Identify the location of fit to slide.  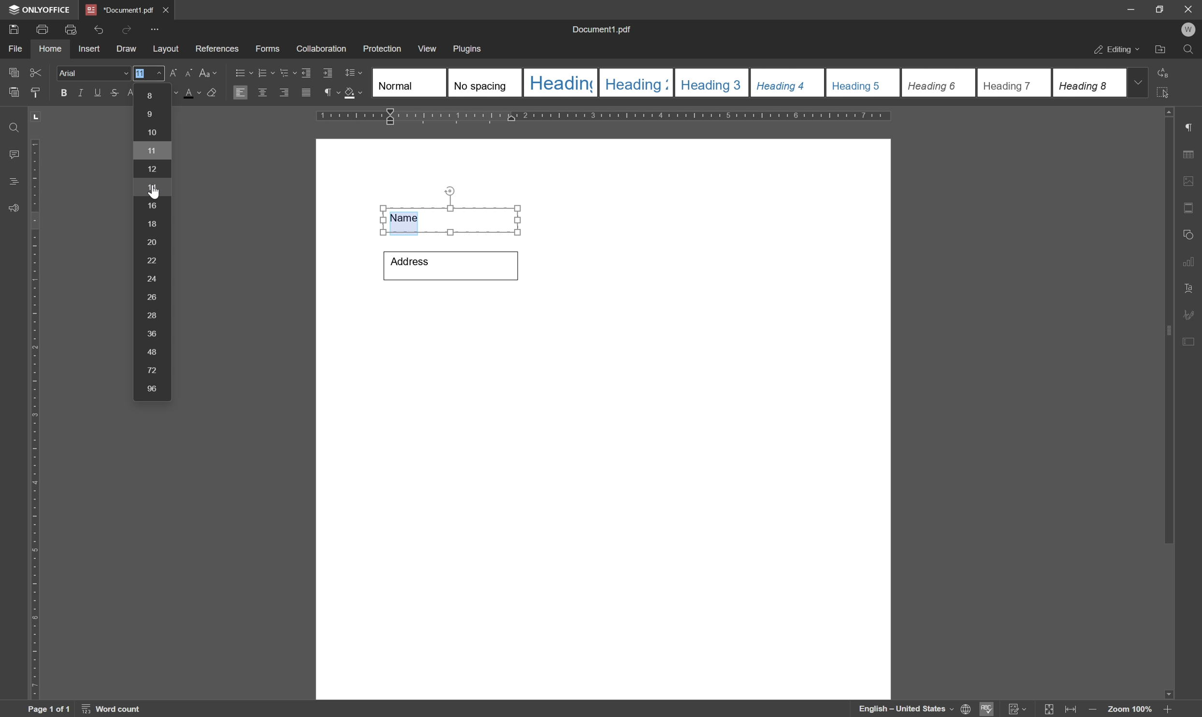
(1048, 709).